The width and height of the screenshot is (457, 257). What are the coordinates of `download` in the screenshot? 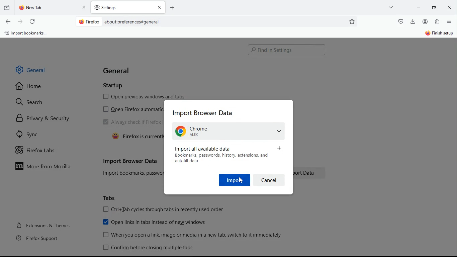 It's located at (413, 21).